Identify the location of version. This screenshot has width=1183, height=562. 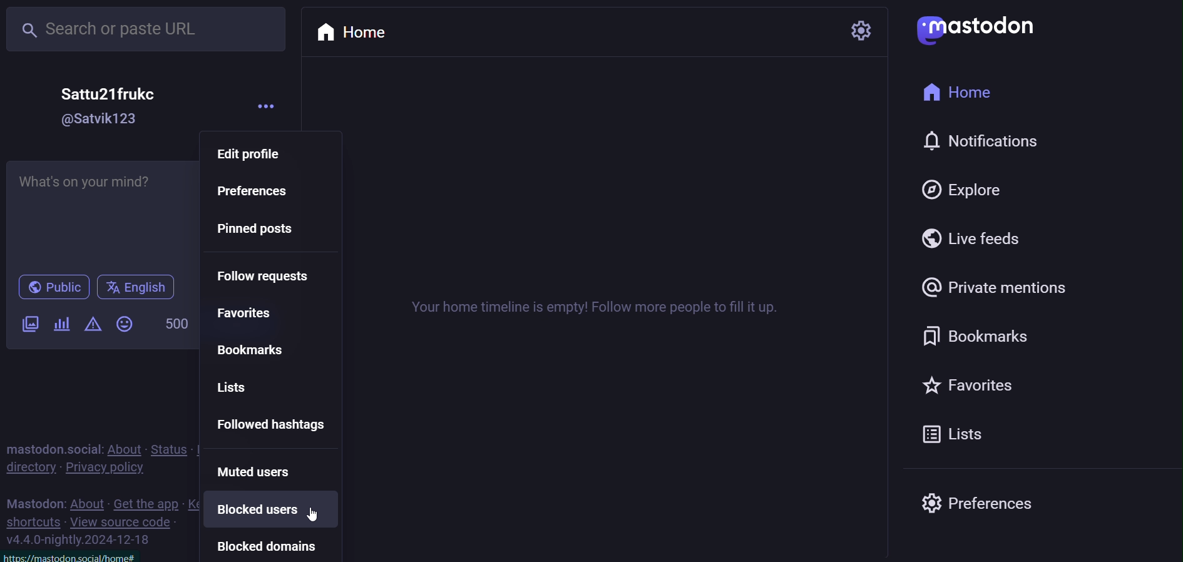
(87, 540).